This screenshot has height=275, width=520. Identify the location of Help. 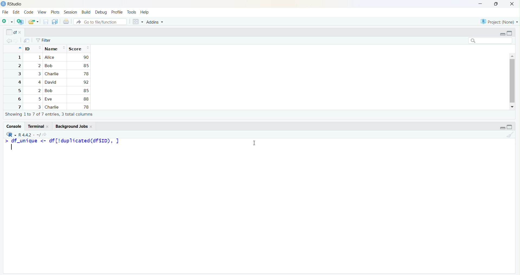
(145, 13).